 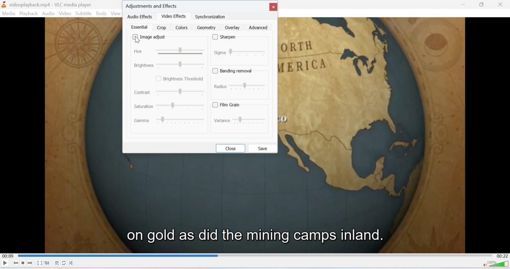 I want to click on 00:09, so click(x=7, y=255).